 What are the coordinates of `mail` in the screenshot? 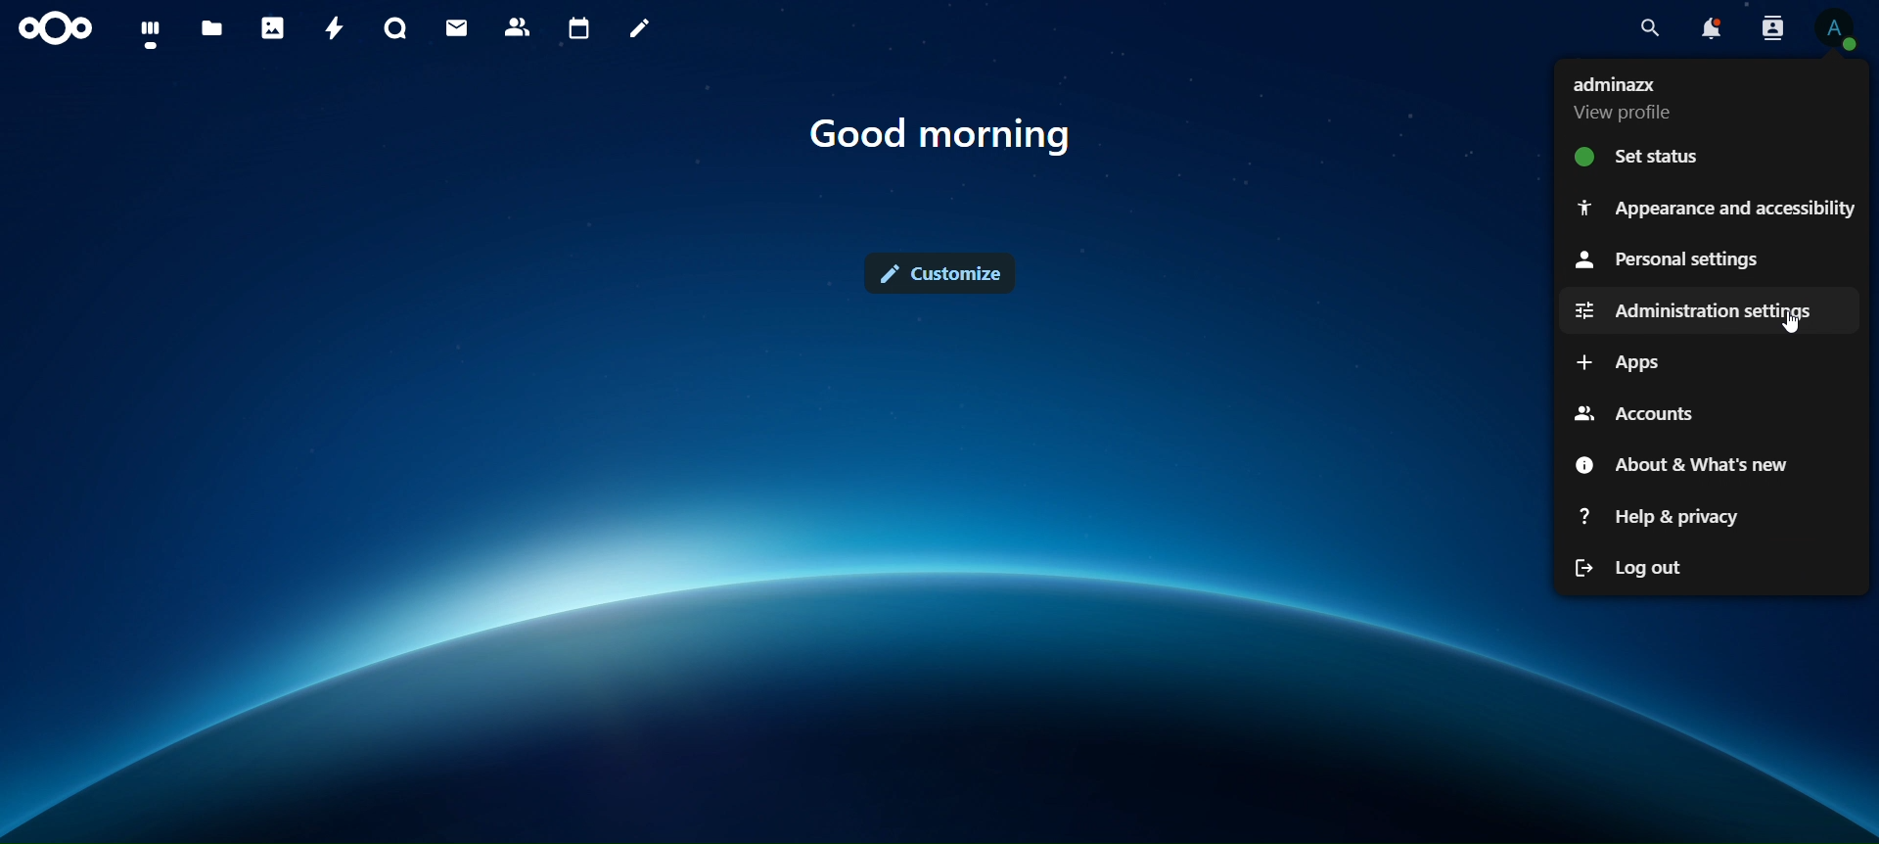 It's located at (453, 27).